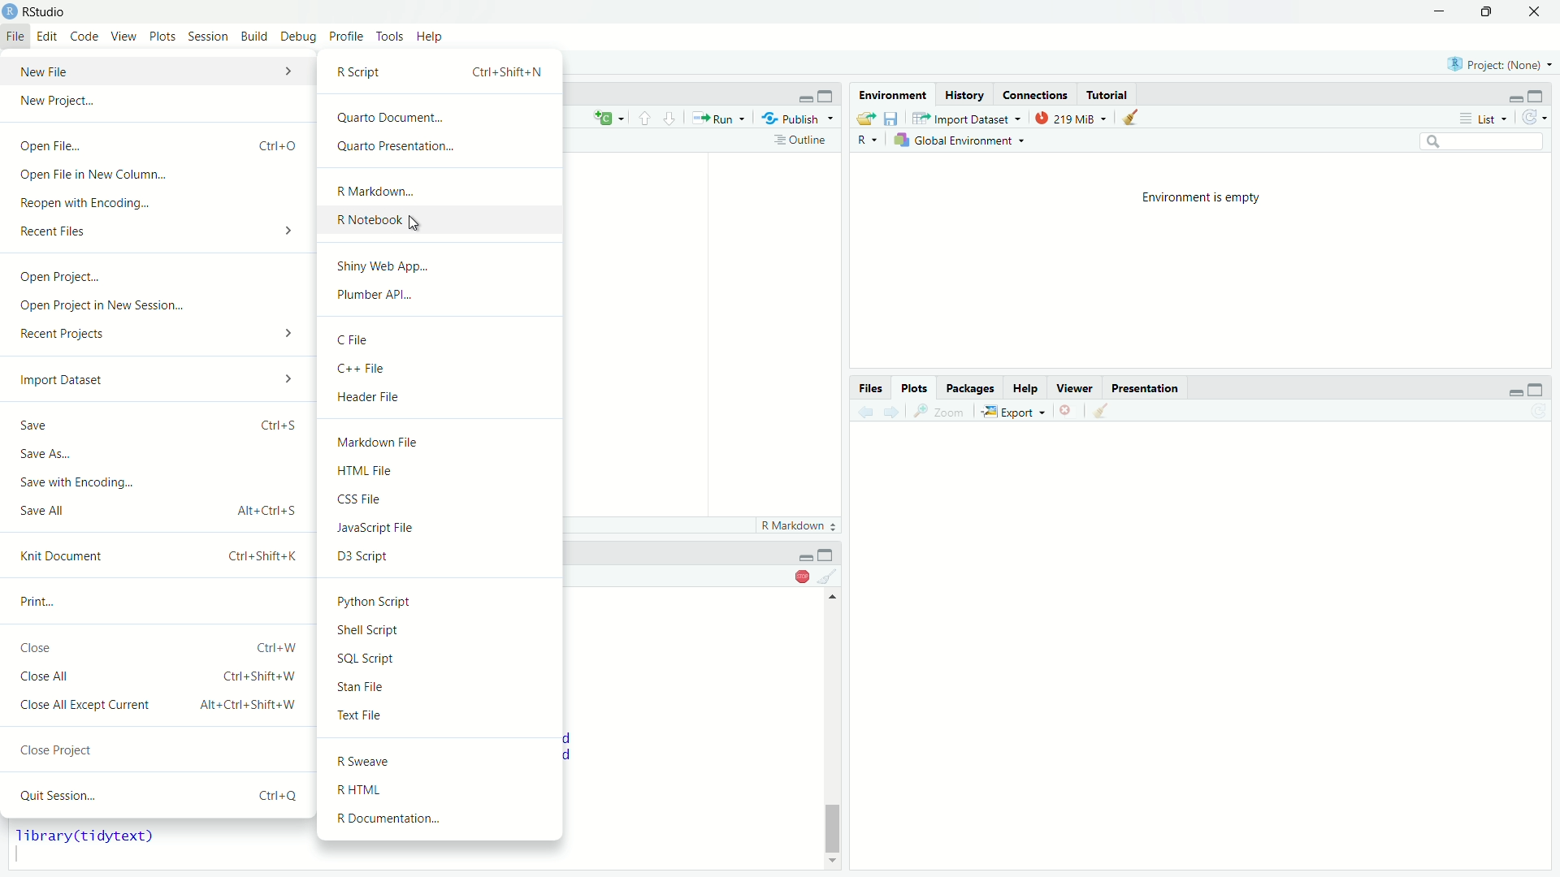 This screenshot has width=1560, height=877. I want to click on maximize, so click(1536, 389).